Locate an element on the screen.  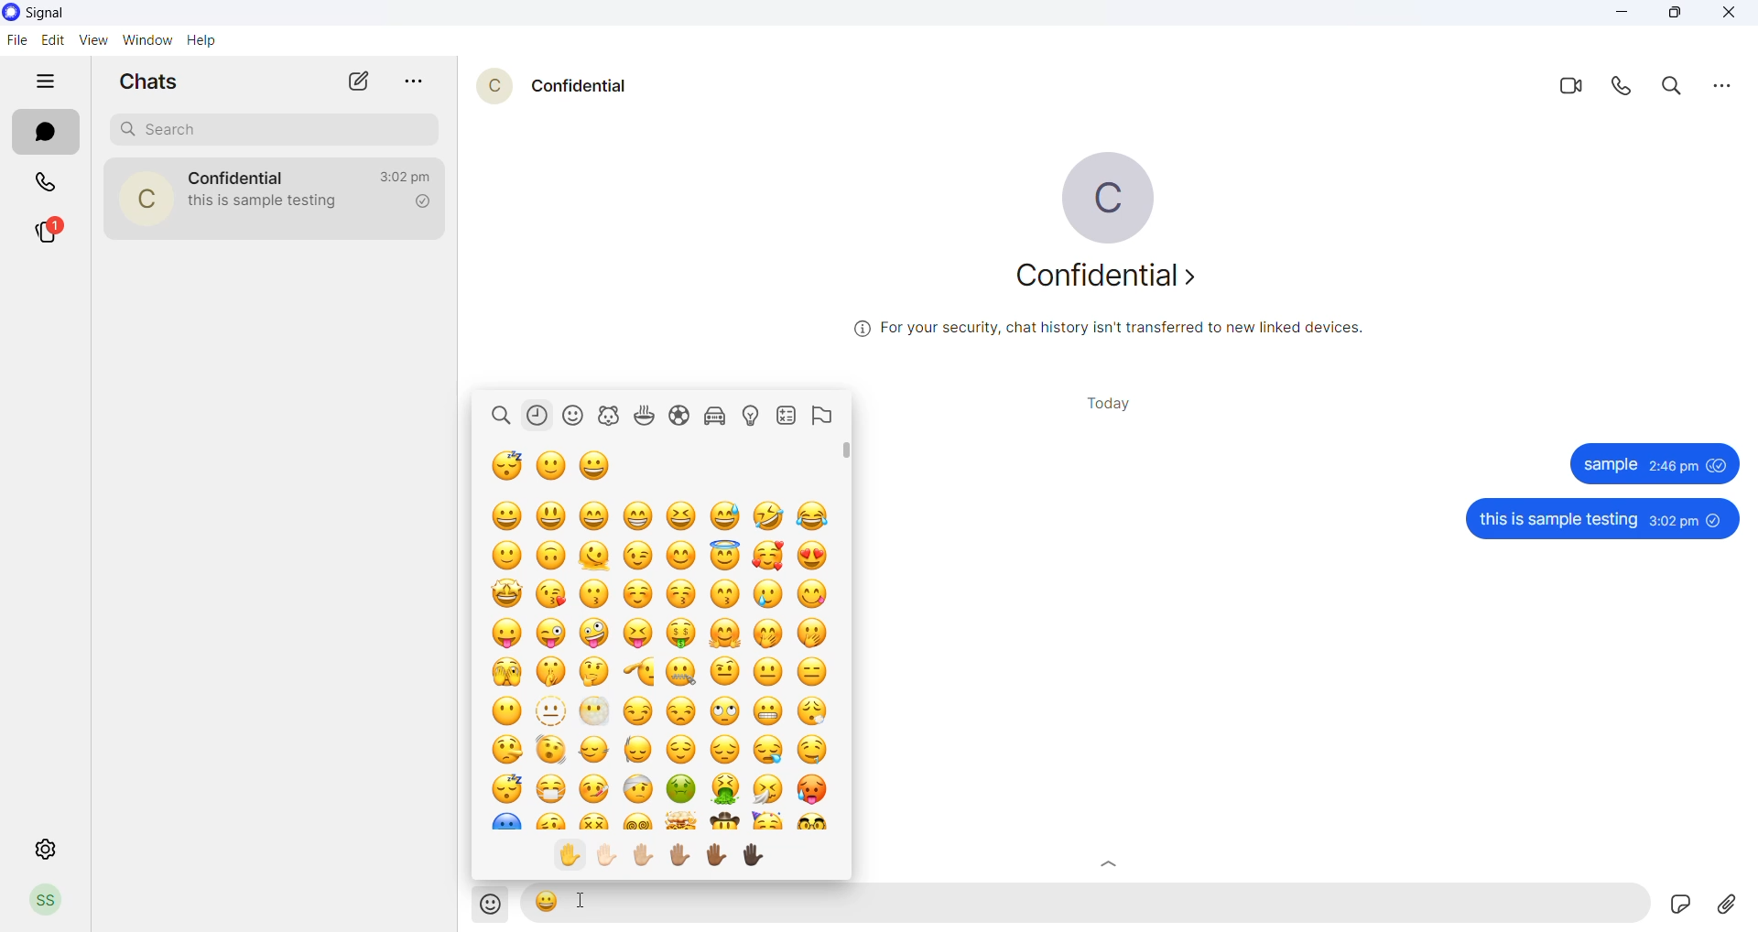
chats is located at coordinates (45, 133).